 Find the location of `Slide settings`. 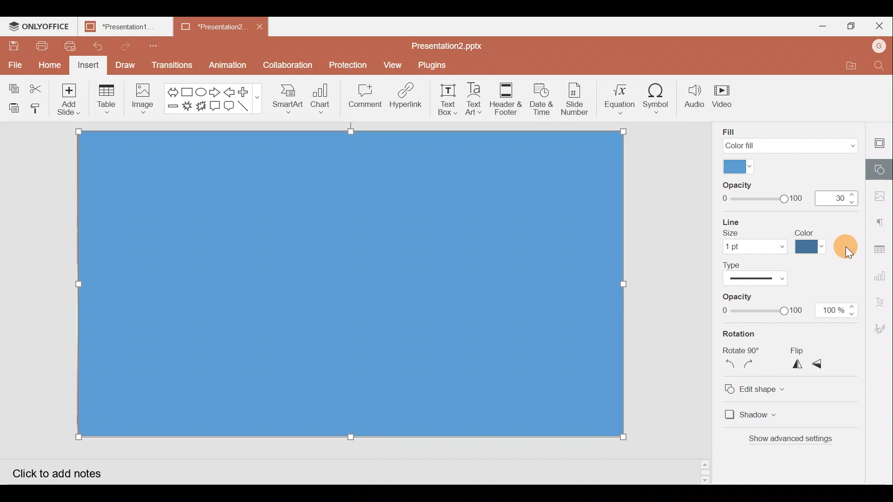

Slide settings is located at coordinates (881, 140).